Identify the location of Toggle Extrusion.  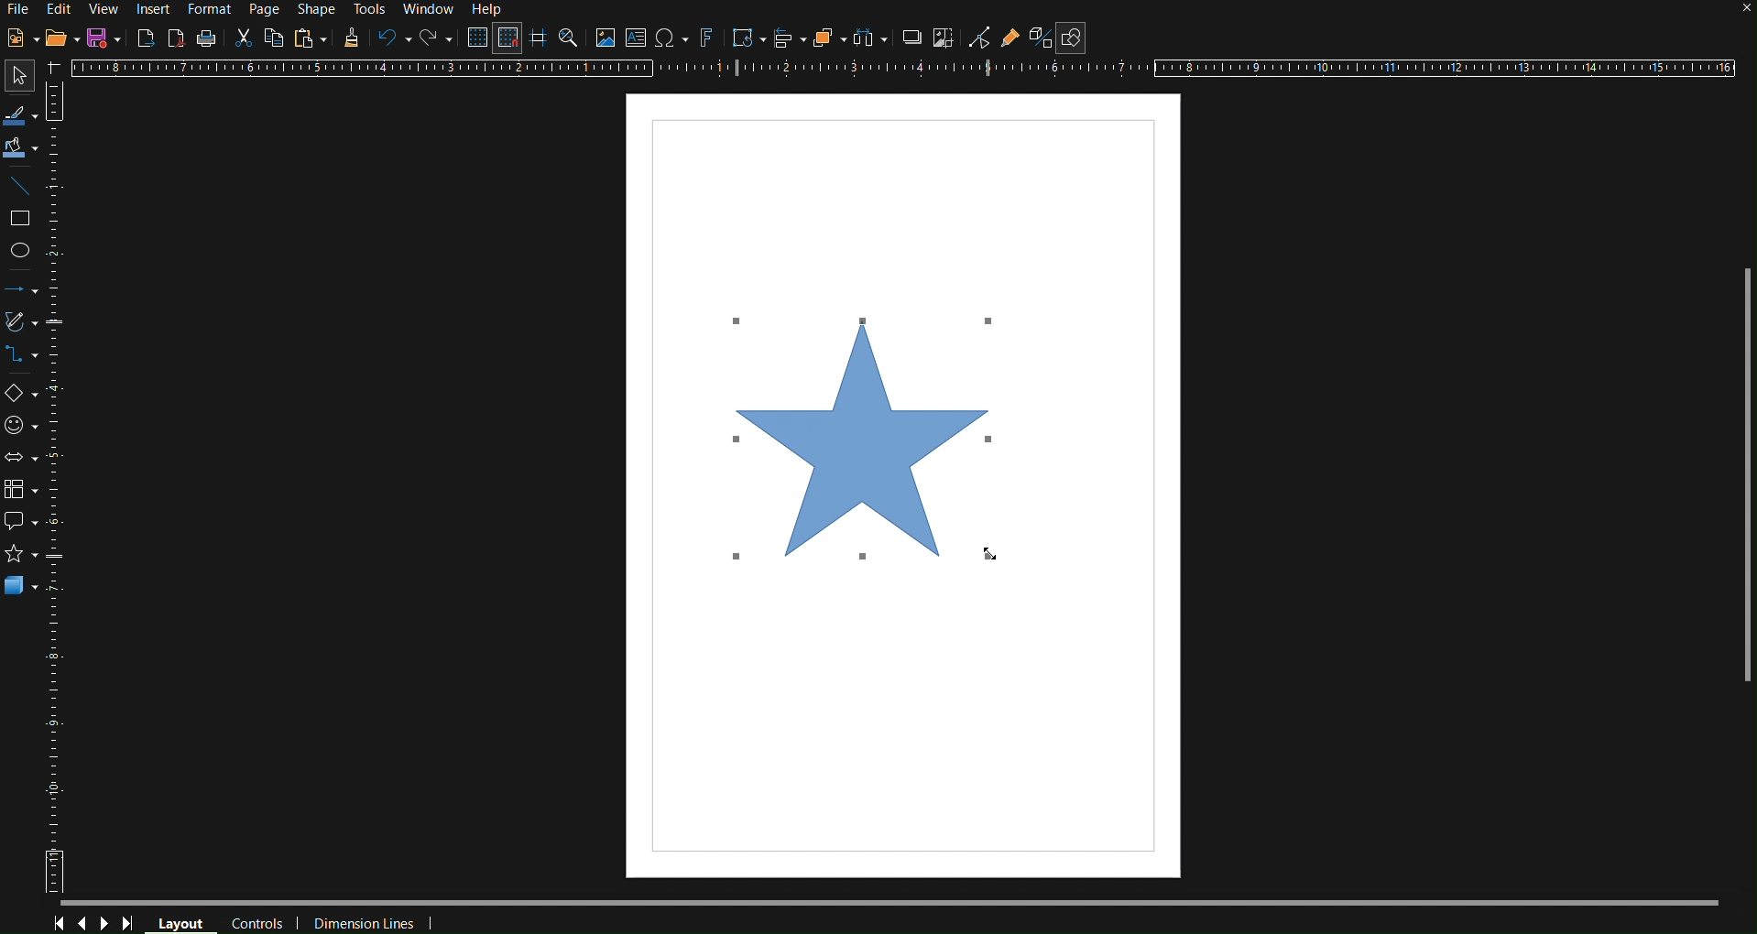
(1041, 38).